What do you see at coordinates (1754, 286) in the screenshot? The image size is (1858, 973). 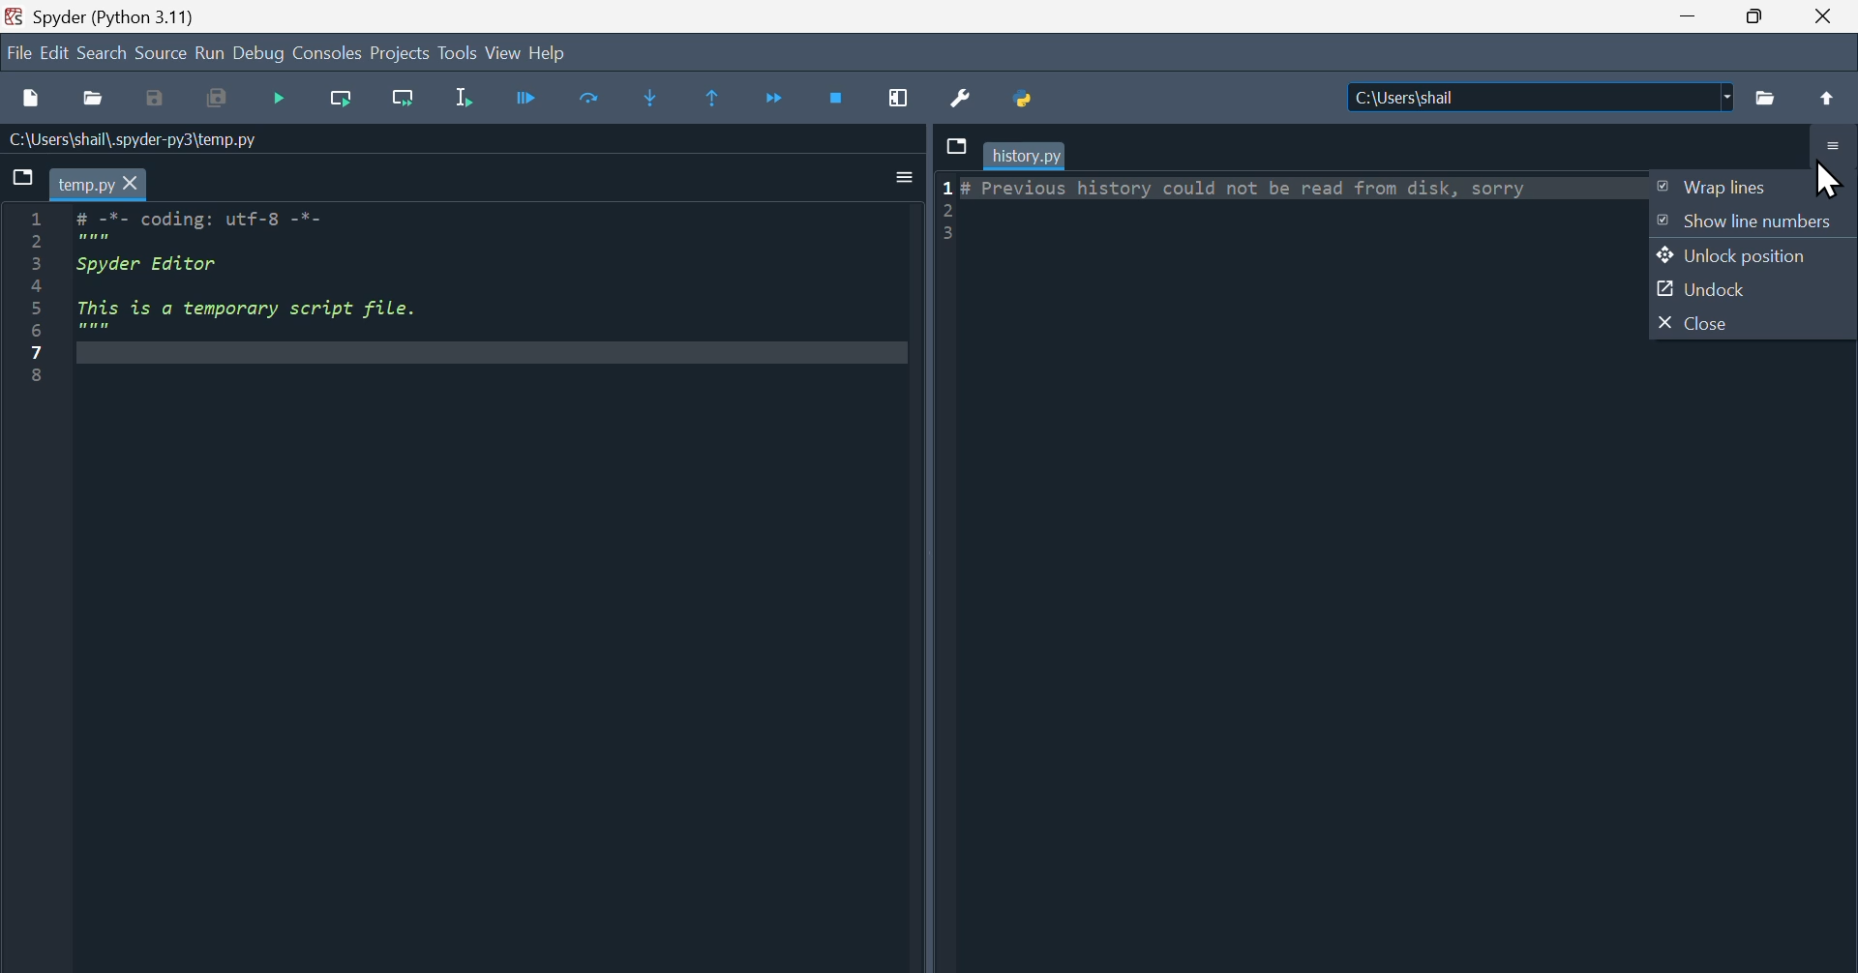 I see `Undock` at bounding box center [1754, 286].